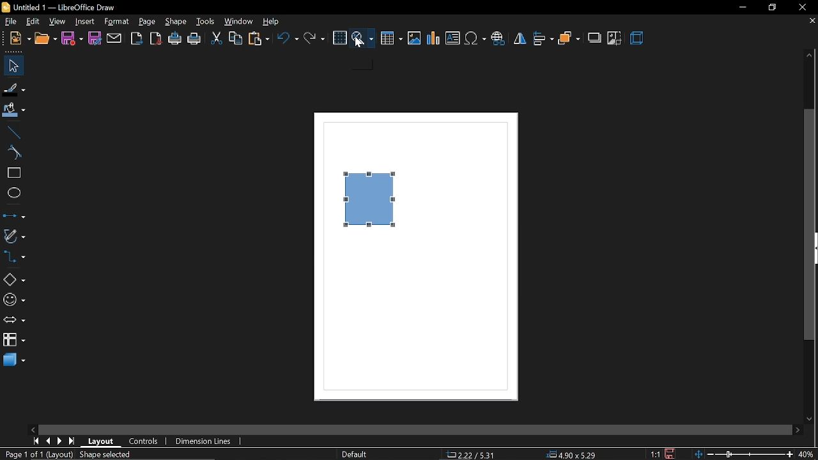 The image size is (818, 460). What do you see at coordinates (362, 38) in the screenshot?
I see `zoom` at bounding box center [362, 38].